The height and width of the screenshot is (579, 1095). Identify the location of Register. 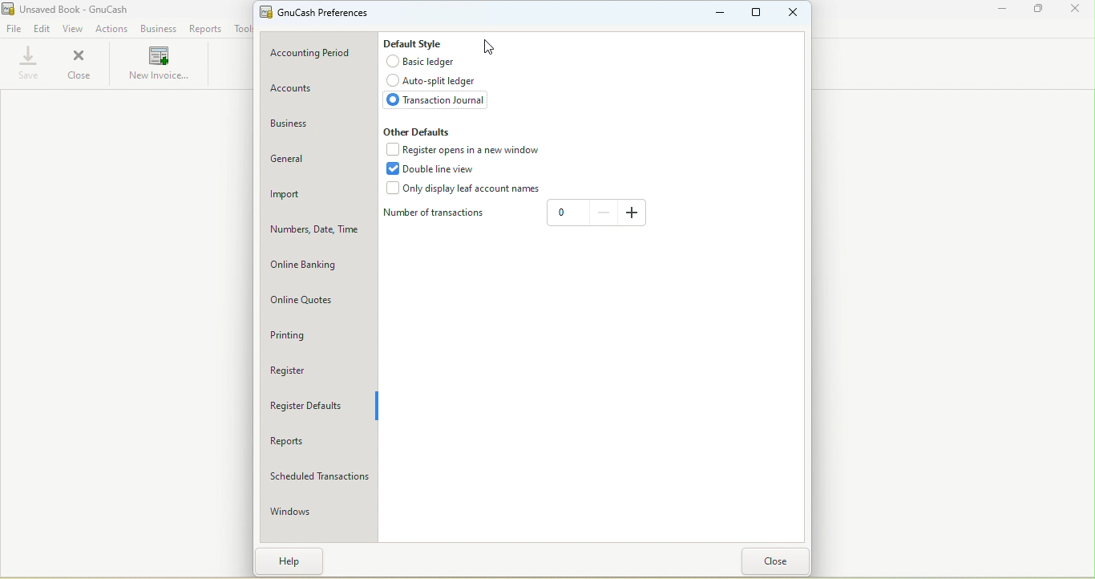
(320, 375).